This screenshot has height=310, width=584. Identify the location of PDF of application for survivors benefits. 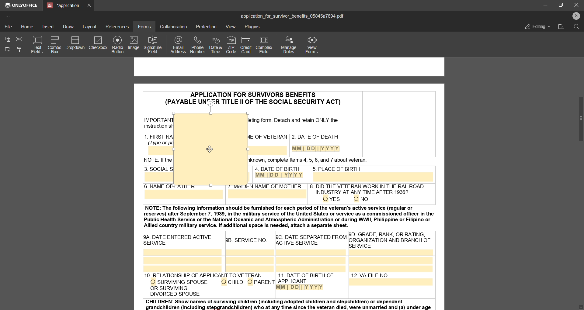
(153, 127).